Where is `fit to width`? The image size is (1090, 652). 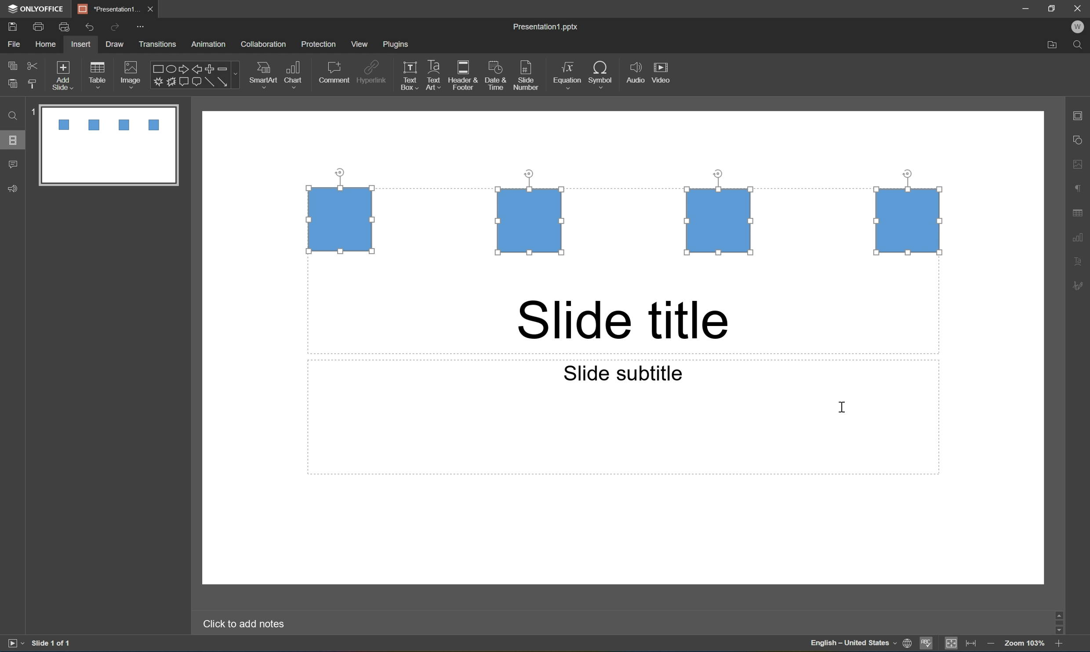 fit to width is located at coordinates (971, 645).